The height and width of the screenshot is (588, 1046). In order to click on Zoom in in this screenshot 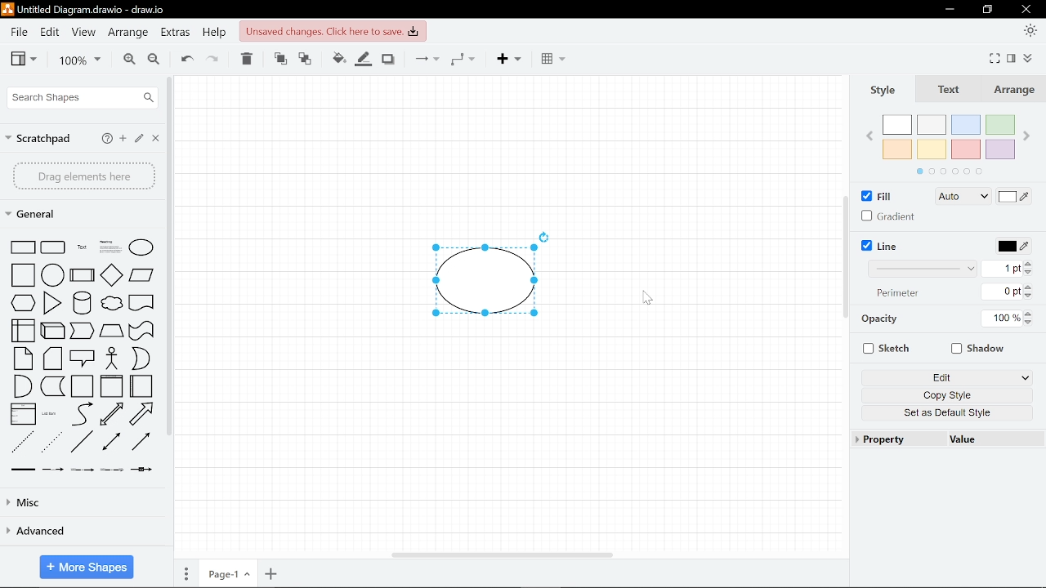, I will do `click(127, 60)`.